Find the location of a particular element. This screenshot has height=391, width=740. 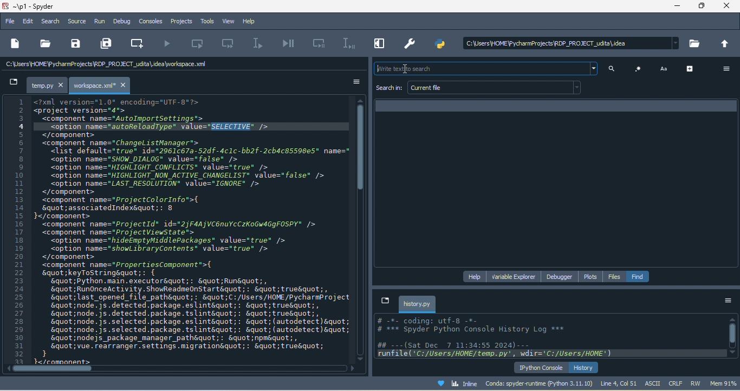

run is located at coordinates (100, 23).